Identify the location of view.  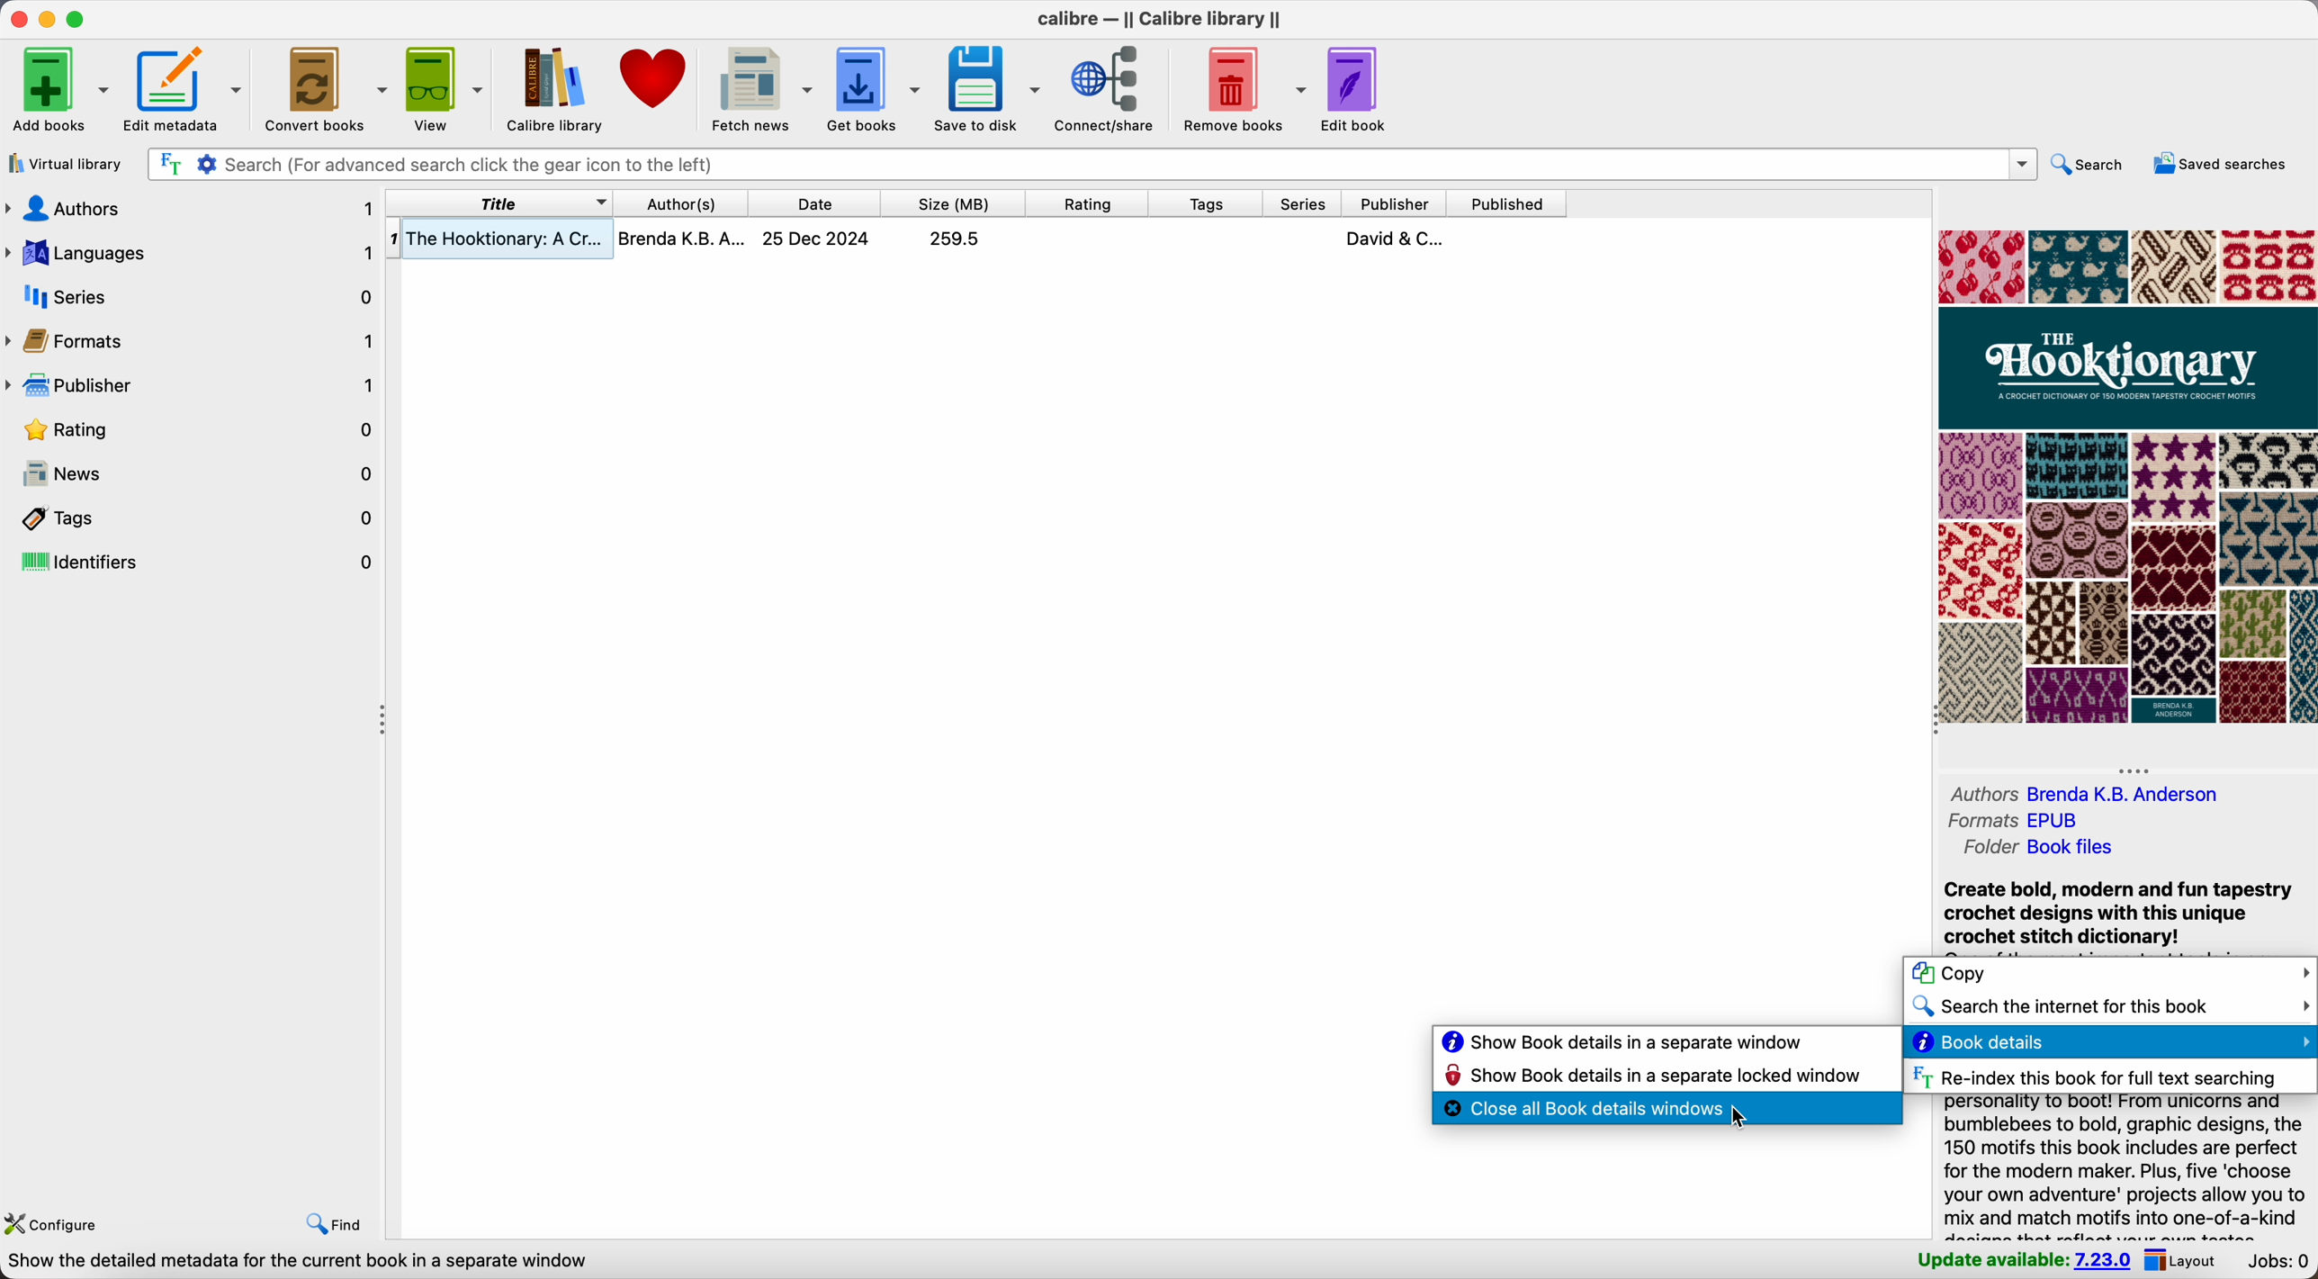
(445, 86).